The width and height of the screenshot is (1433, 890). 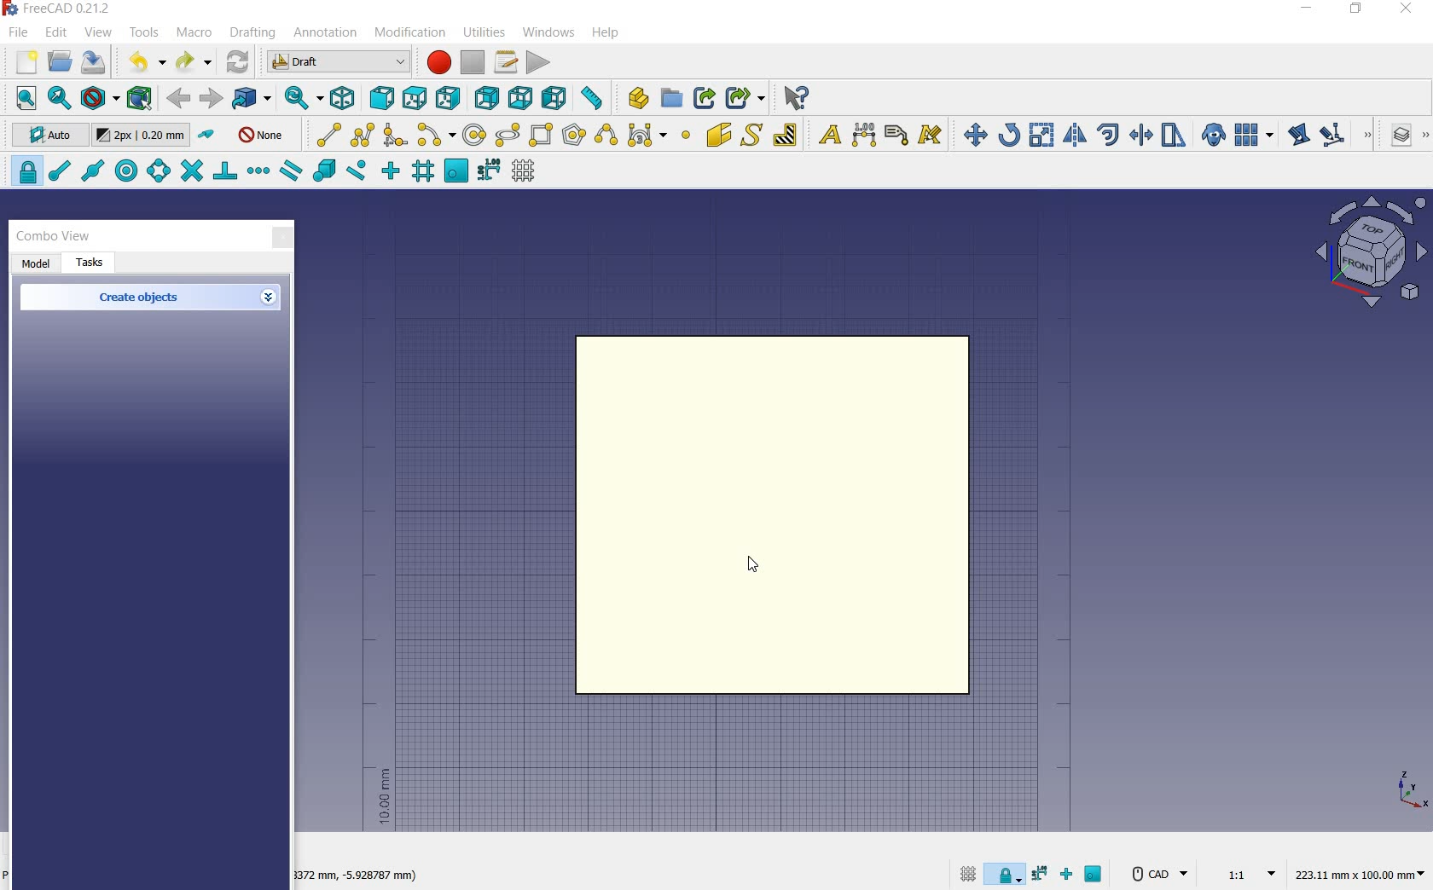 What do you see at coordinates (507, 136) in the screenshot?
I see `ellipse` at bounding box center [507, 136].